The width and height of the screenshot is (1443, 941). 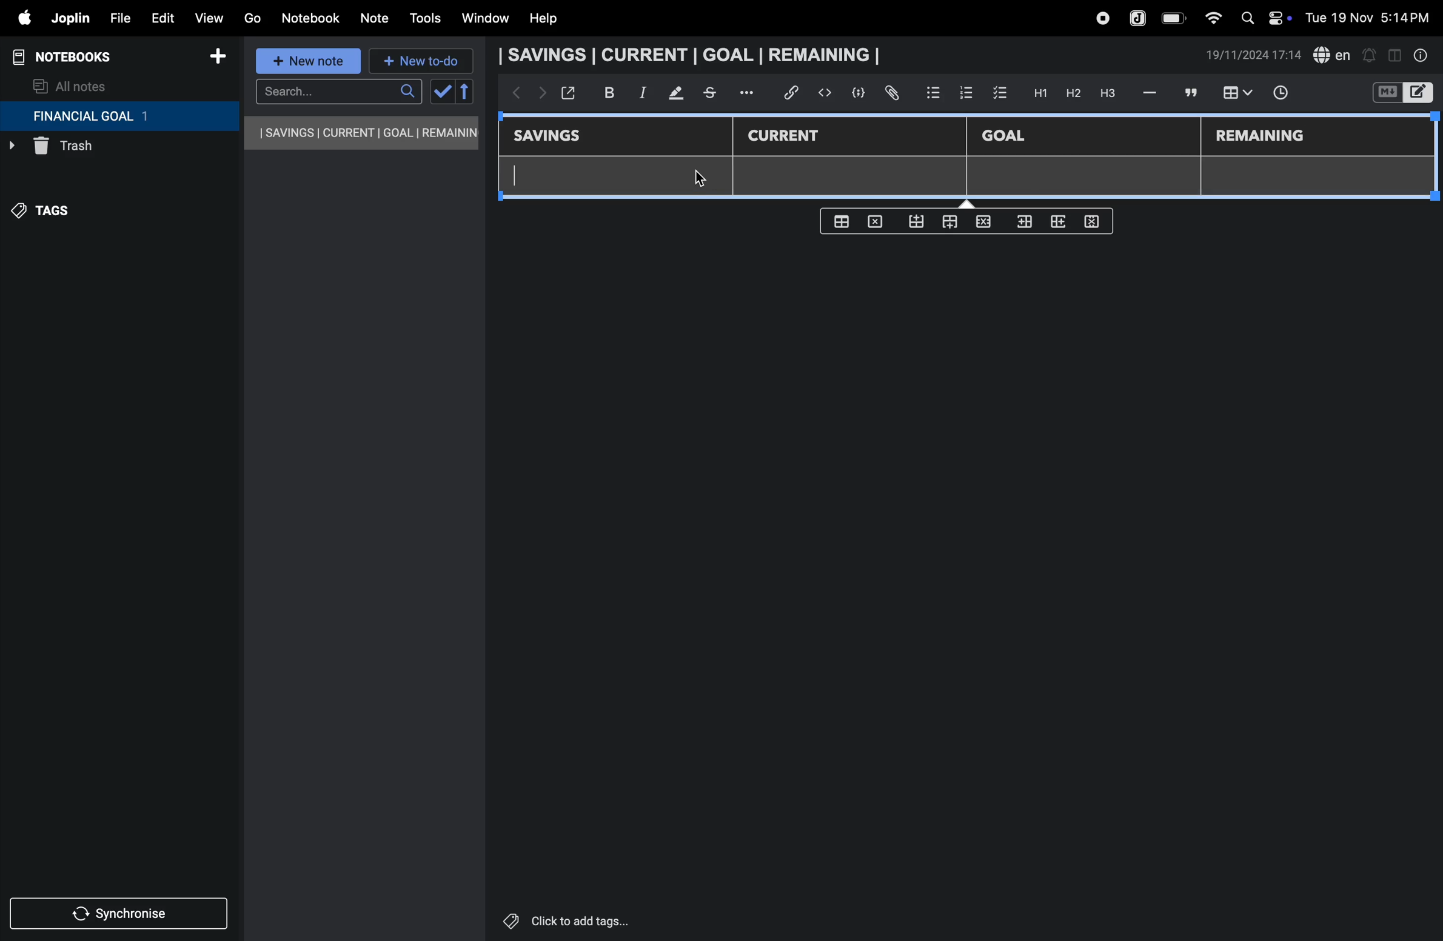 What do you see at coordinates (1371, 16) in the screenshot?
I see `date and time` at bounding box center [1371, 16].